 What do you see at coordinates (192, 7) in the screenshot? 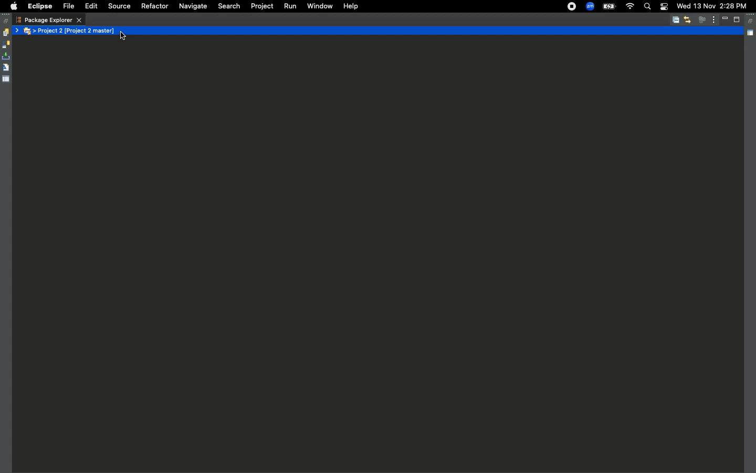
I see `Navigate` at bounding box center [192, 7].